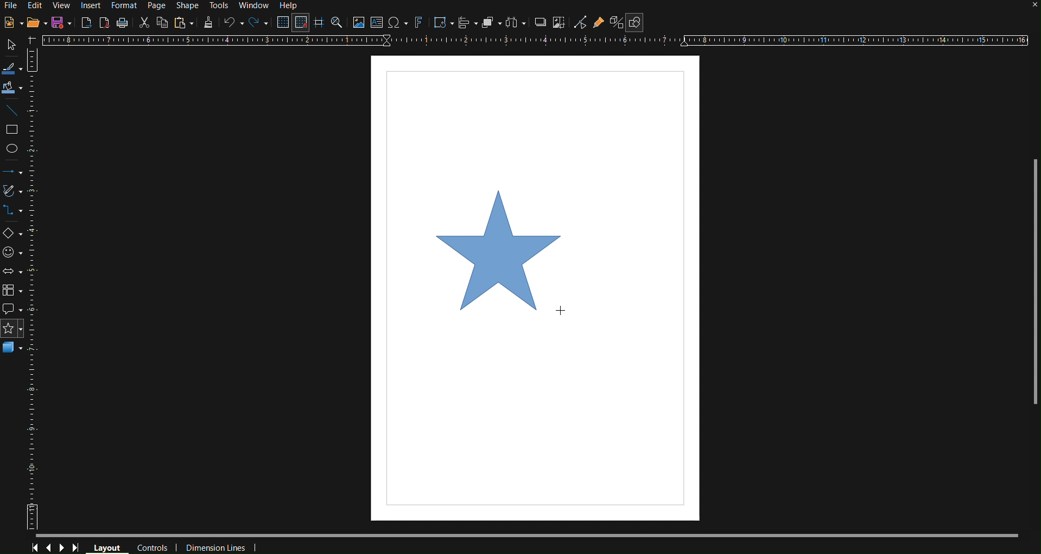 This screenshot has width=1041, height=554. I want to click on File, so click(12, 5).